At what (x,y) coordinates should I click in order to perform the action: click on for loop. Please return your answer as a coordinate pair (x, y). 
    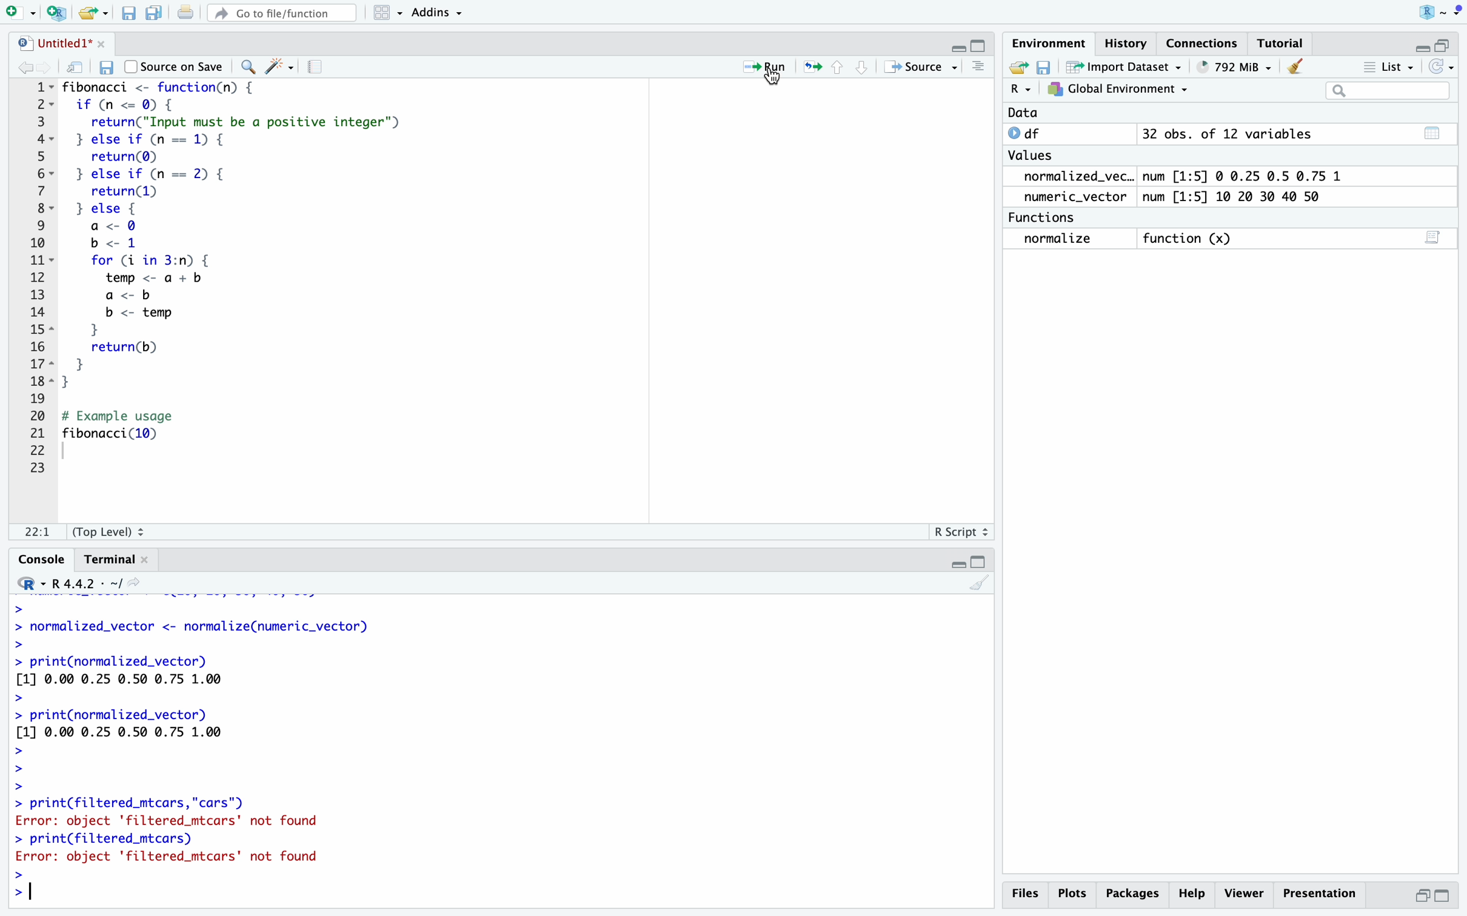
    Looking at the image, I should click on (167, 322).